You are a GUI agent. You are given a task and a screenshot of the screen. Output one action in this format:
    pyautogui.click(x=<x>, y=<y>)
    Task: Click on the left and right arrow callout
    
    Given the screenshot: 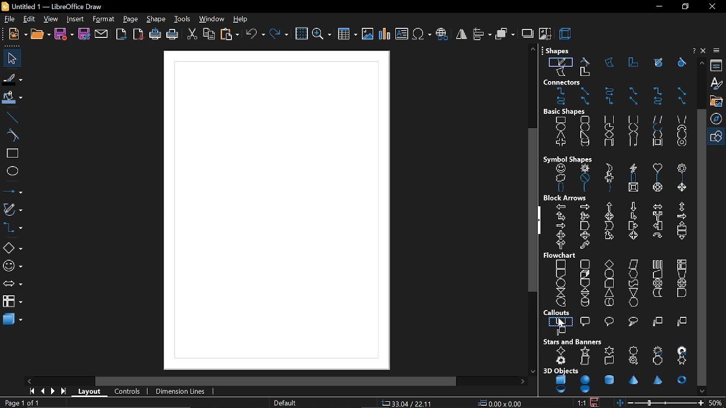 What is the action you would take?
    pyautogui.click(x=562, y=235)
    